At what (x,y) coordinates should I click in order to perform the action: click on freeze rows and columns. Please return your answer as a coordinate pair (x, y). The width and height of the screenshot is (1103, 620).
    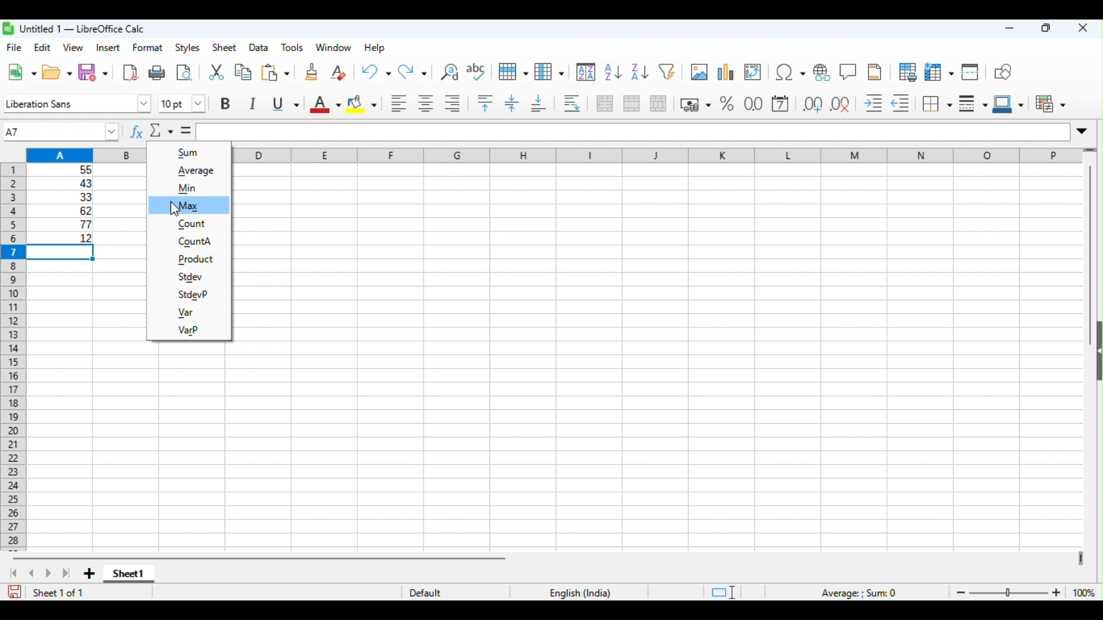
    Looking at the image, I should click on (940, 71).